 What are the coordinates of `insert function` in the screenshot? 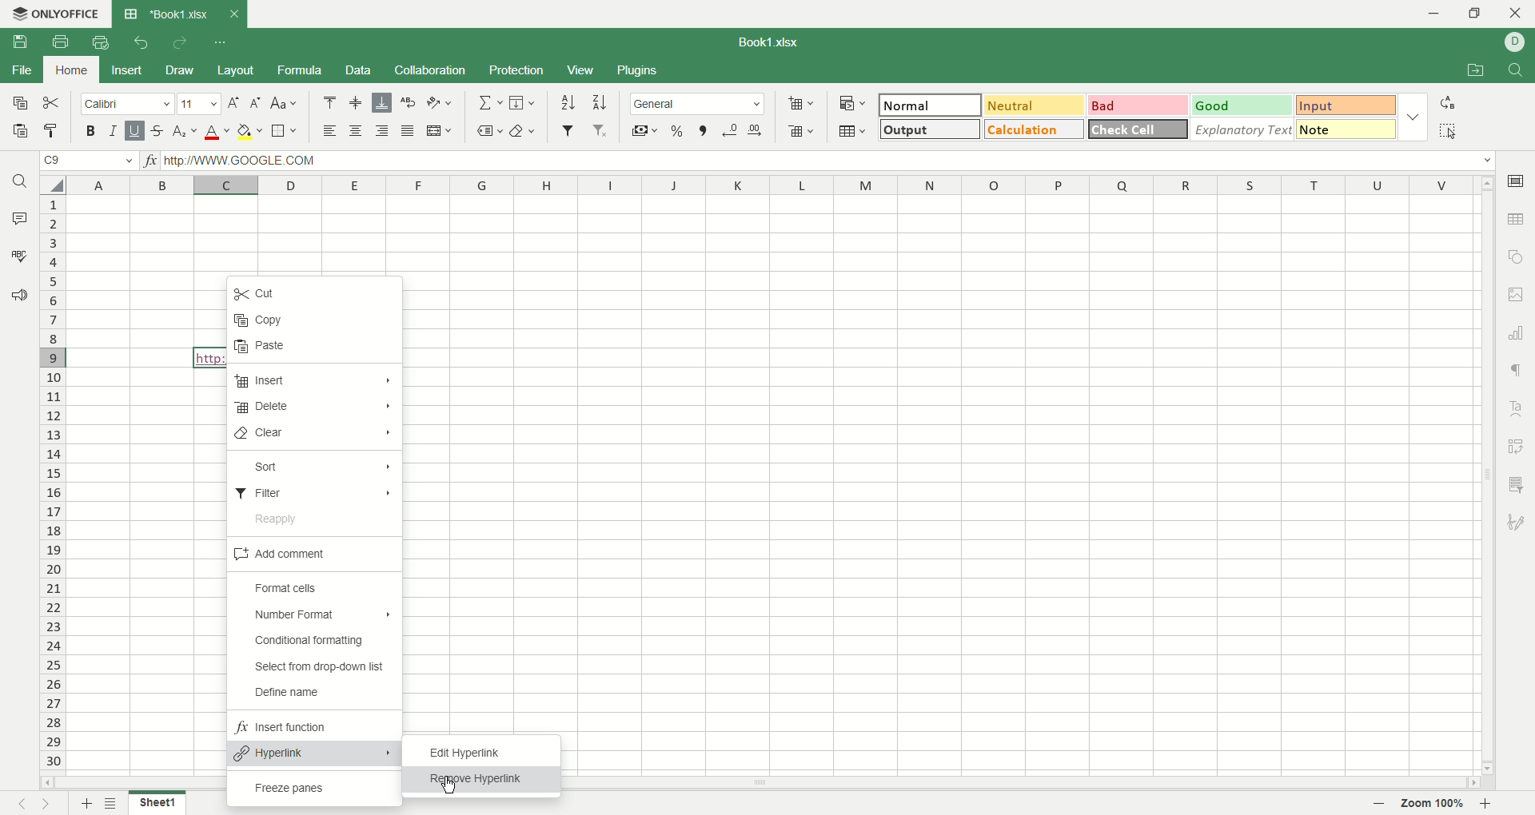 It's located at (151, 161).